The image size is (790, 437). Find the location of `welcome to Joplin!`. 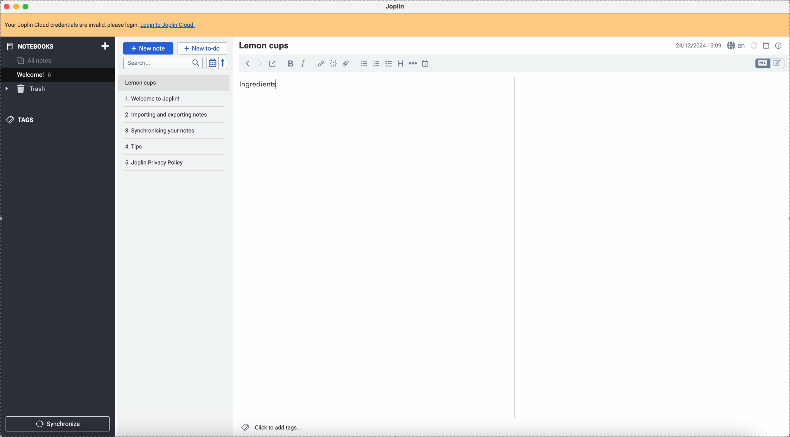

welcome to Joplin! is located at coordinates (153, 98).